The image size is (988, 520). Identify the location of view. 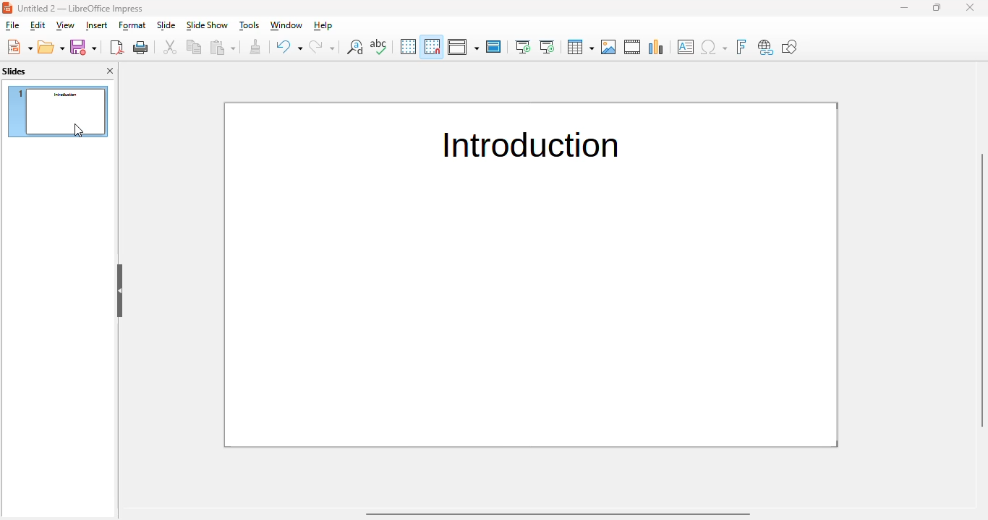
(65, 25).